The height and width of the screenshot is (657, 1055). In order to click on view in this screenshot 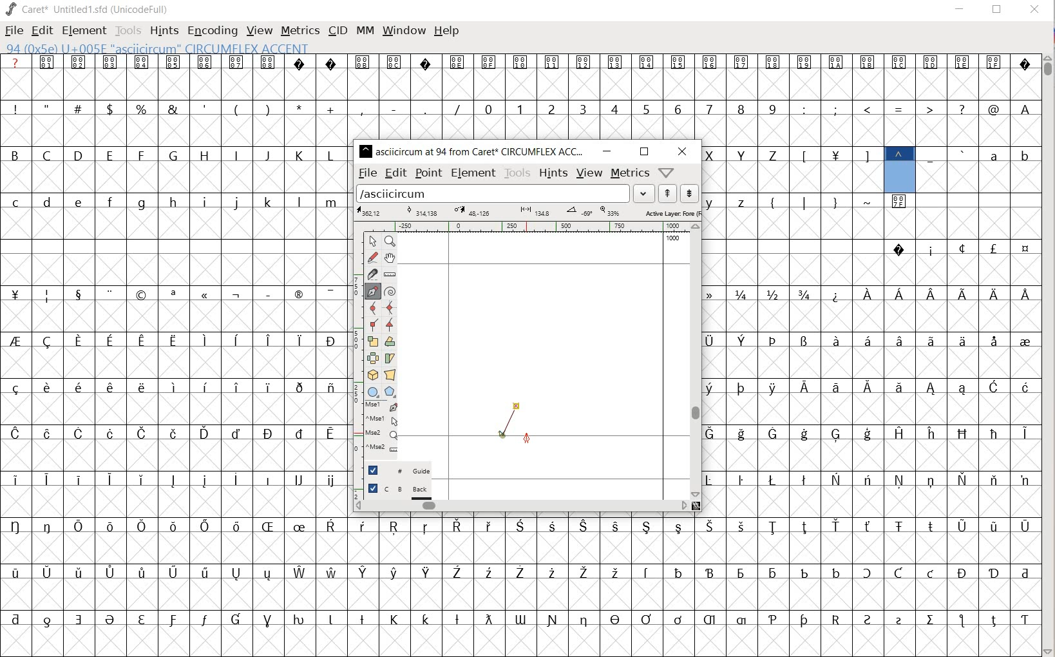, I will do `click(589, 173)`.